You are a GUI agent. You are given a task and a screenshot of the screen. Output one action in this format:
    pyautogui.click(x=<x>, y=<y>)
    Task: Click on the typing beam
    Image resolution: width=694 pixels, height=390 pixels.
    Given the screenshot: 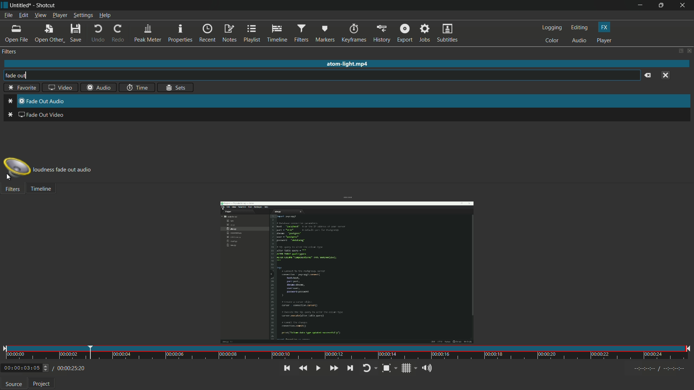 What is the action you would take?
    pyautogui.click(x=25, y=75)
    